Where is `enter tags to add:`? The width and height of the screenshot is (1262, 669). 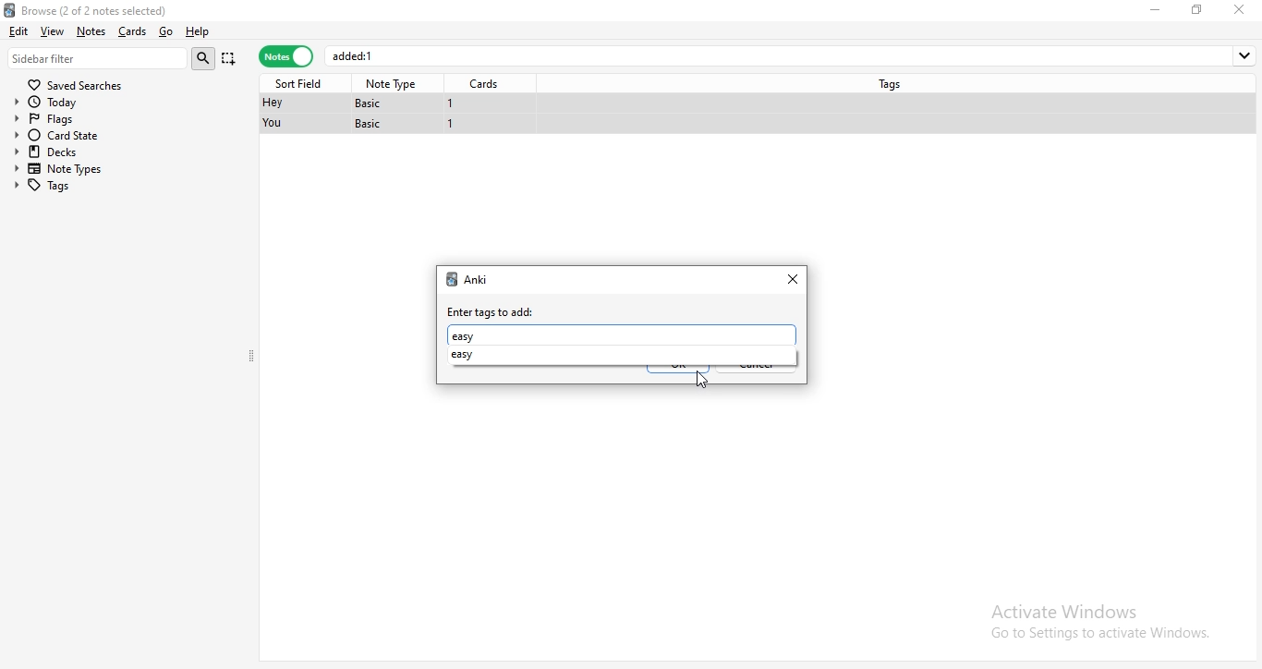 enter tags to add: is located at coordinates (492, 312).